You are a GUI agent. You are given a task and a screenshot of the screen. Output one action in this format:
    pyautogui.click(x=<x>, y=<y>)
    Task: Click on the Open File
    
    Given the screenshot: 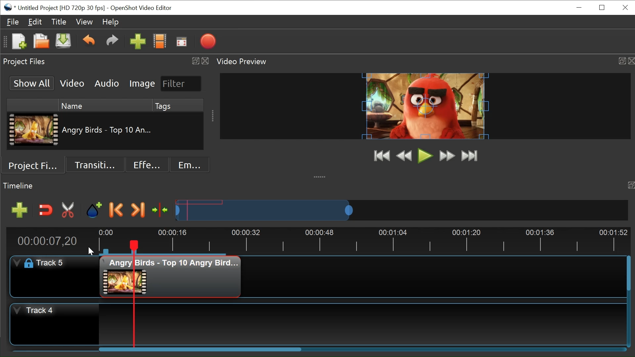 What is the action you would take?
    pyautogui.click(x=41, y=42)
    